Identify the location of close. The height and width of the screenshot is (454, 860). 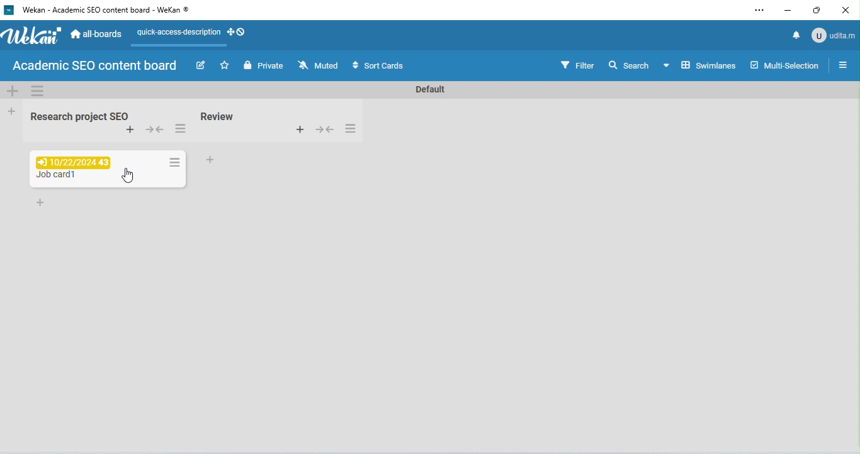
(844, 11).